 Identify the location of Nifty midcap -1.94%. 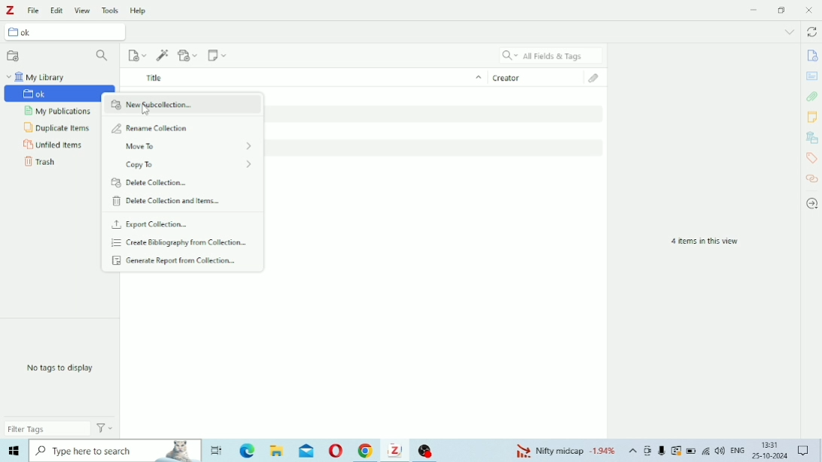
(564, 450).